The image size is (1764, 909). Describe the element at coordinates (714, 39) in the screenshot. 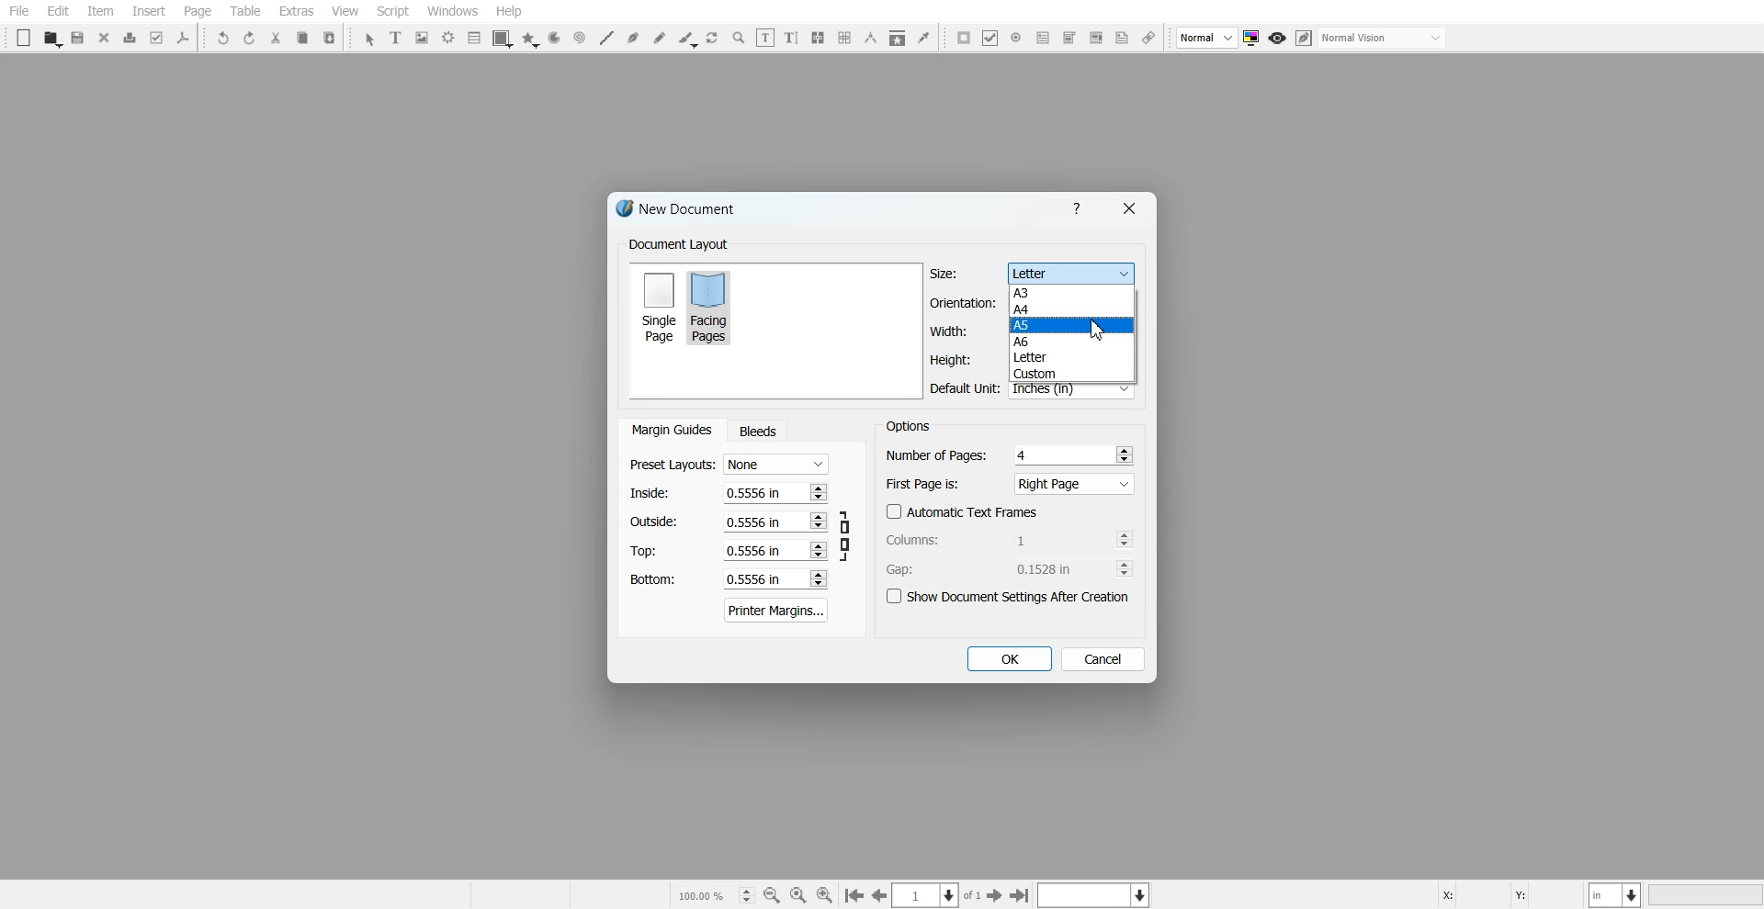

I see `Rotate Item` at that location.